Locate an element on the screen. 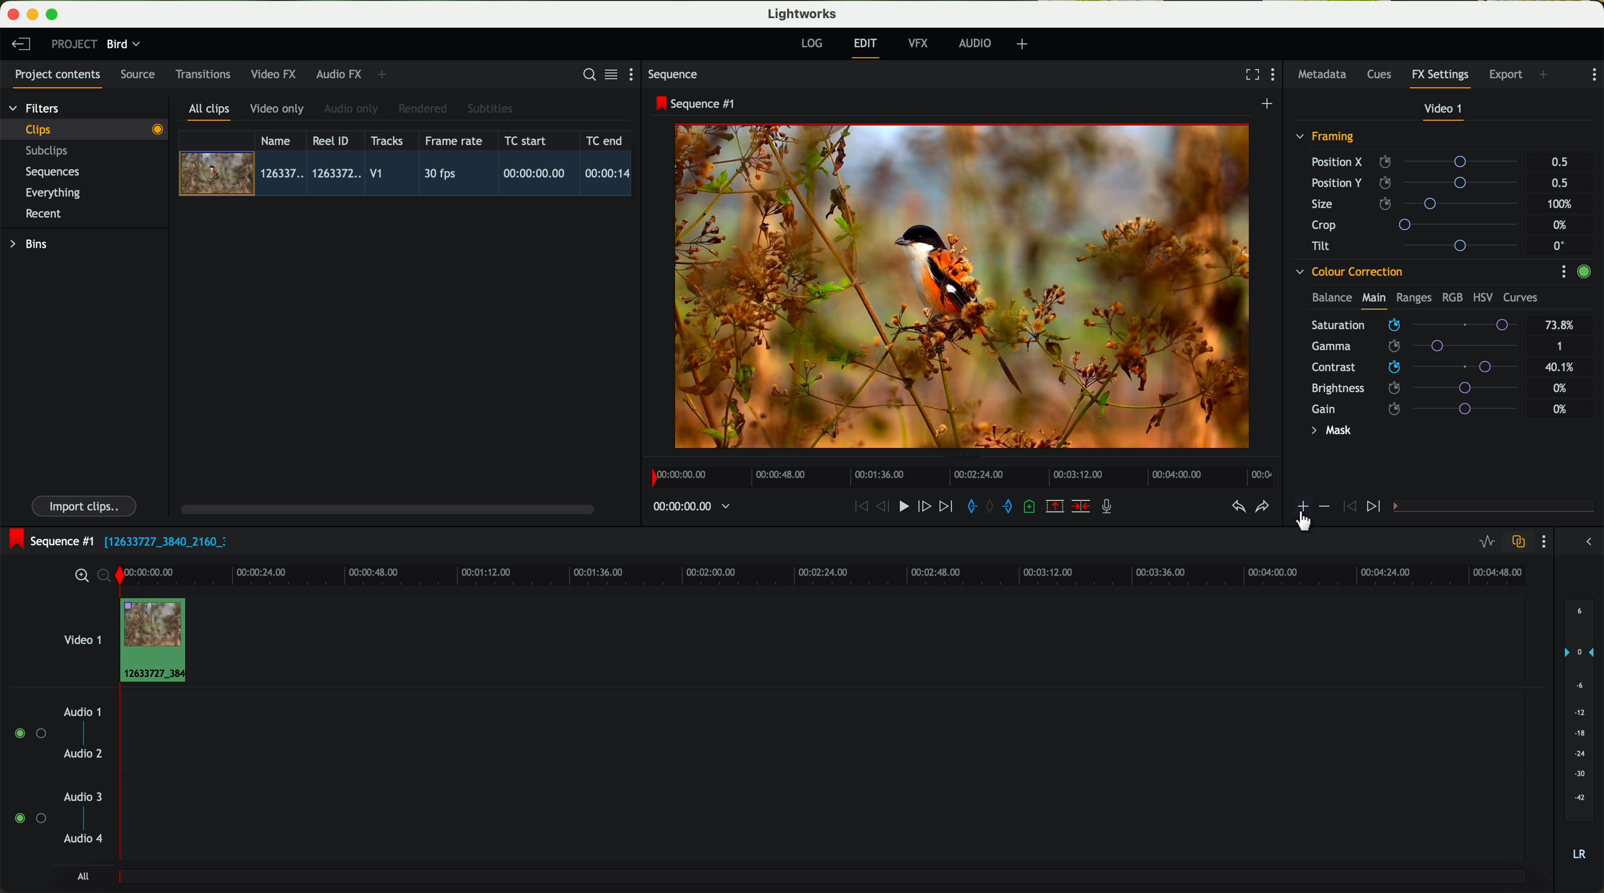 The image size is (1604, 893). HSV is located at coordinates (1482, 297).